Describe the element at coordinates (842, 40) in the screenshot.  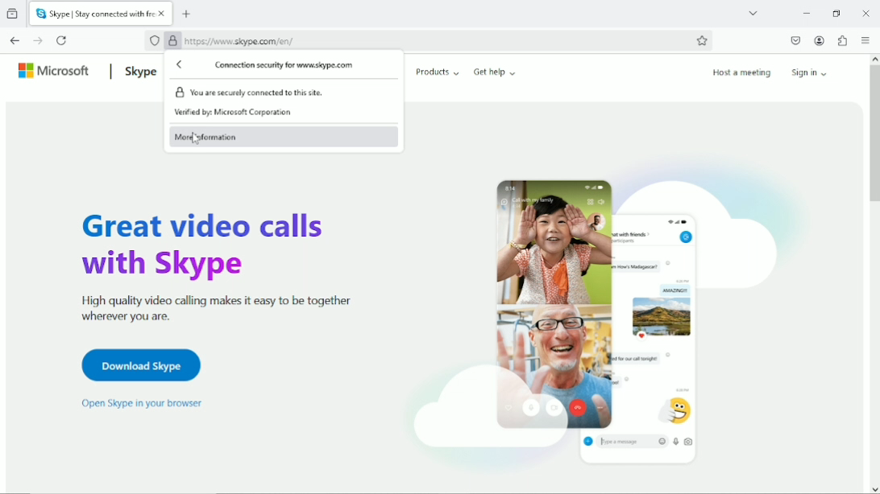
I see `Extensions` at that location.